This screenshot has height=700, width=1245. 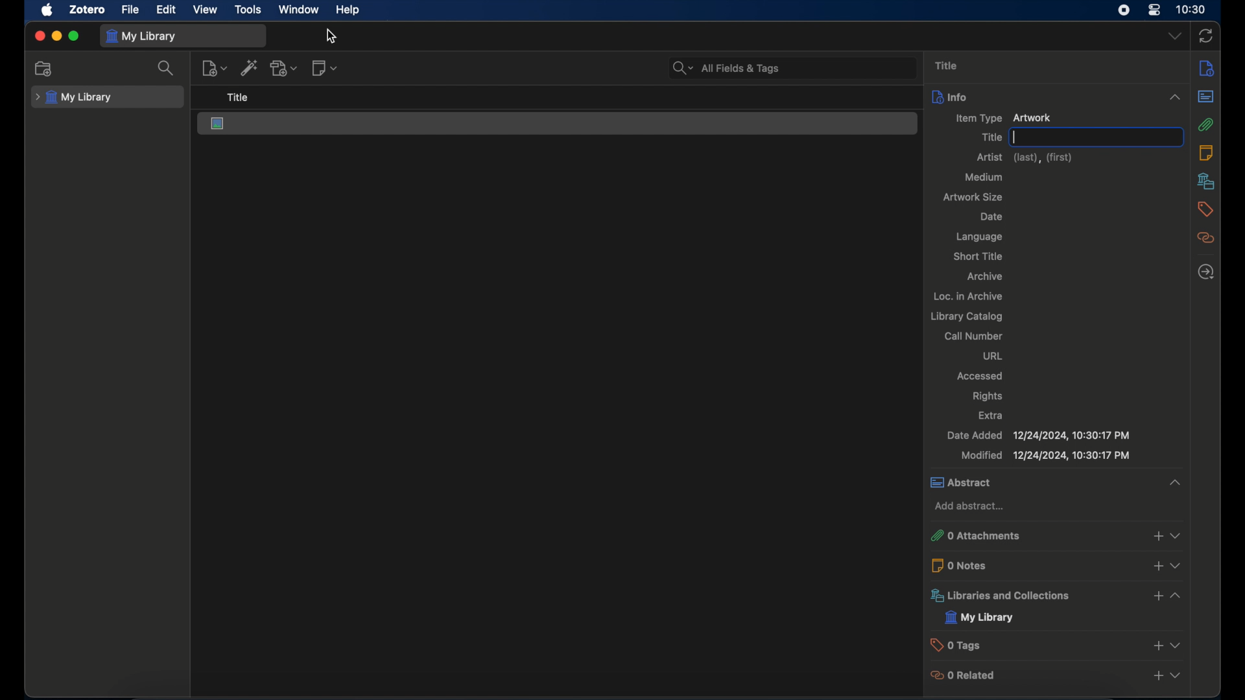 What do you see at coordinates (1181, 677) in the screenshot?
I see `expand section` at bounding box center [1181, 677].